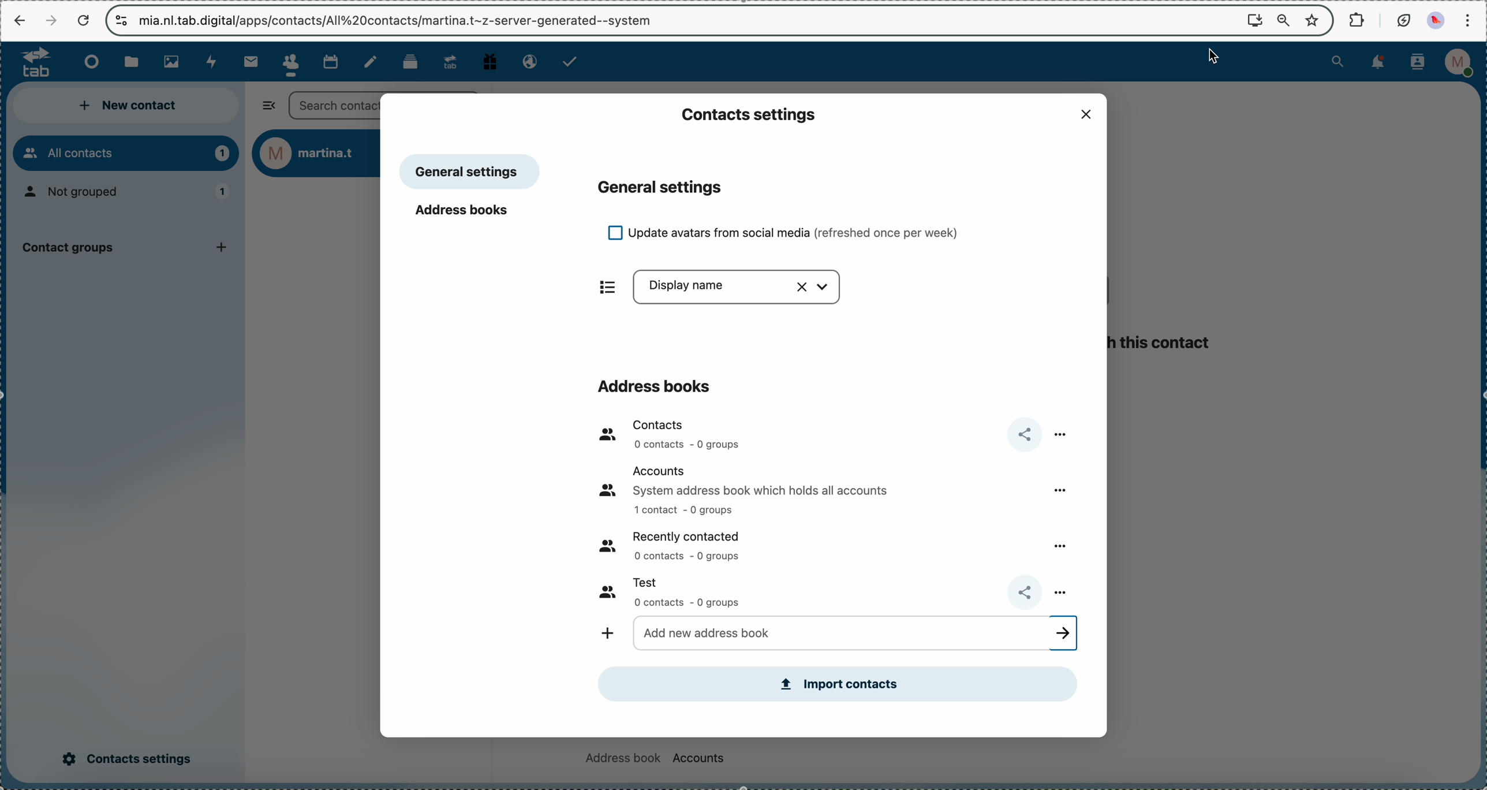  I want to click on favorites, so click(1312, 21).